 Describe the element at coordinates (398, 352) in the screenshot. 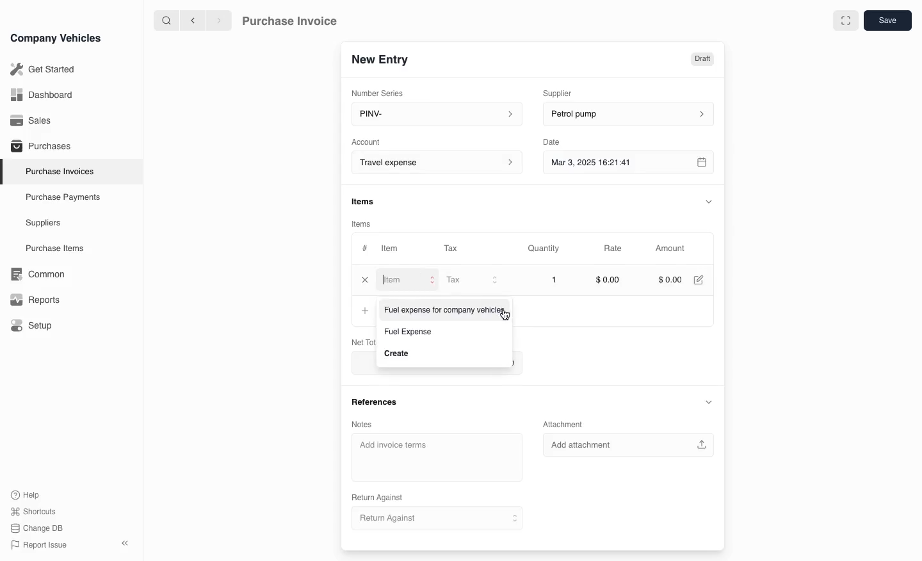

I see `Create` at that location.